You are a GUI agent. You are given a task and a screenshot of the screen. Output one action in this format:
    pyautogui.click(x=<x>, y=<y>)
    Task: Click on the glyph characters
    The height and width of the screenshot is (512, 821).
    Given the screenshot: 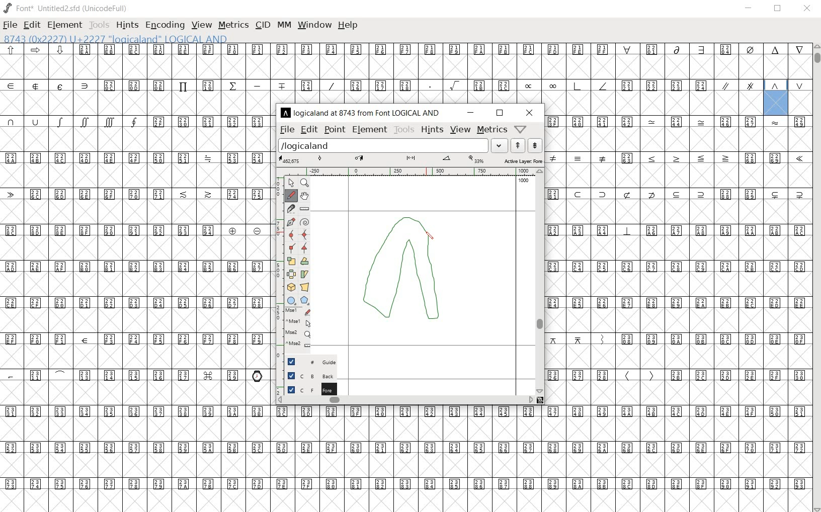 What is the action you would take?
    pyautogui.click(x=136, y=278)
    